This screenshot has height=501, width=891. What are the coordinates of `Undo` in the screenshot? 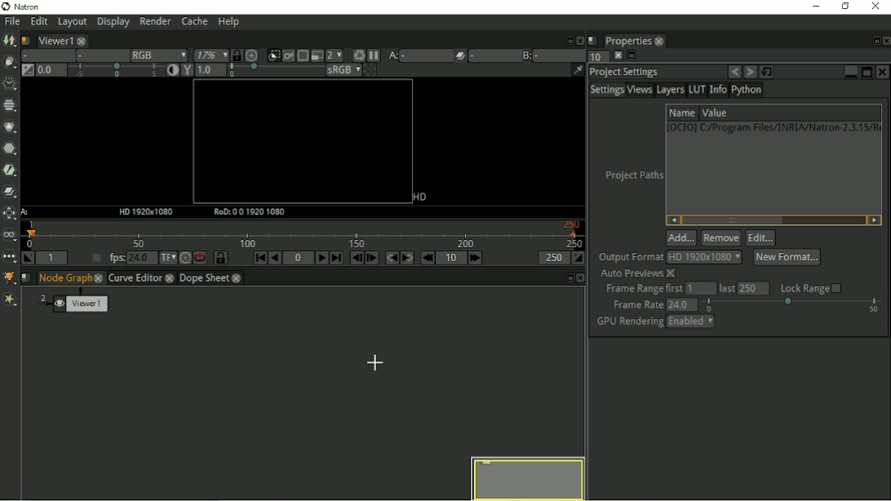 It's located at (734, 72).